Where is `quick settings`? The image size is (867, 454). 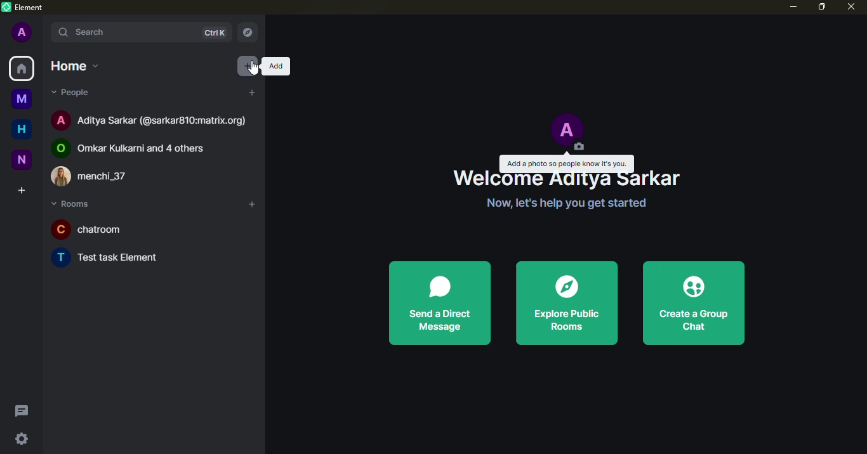
quick settings is located at coordinates (22, 441).